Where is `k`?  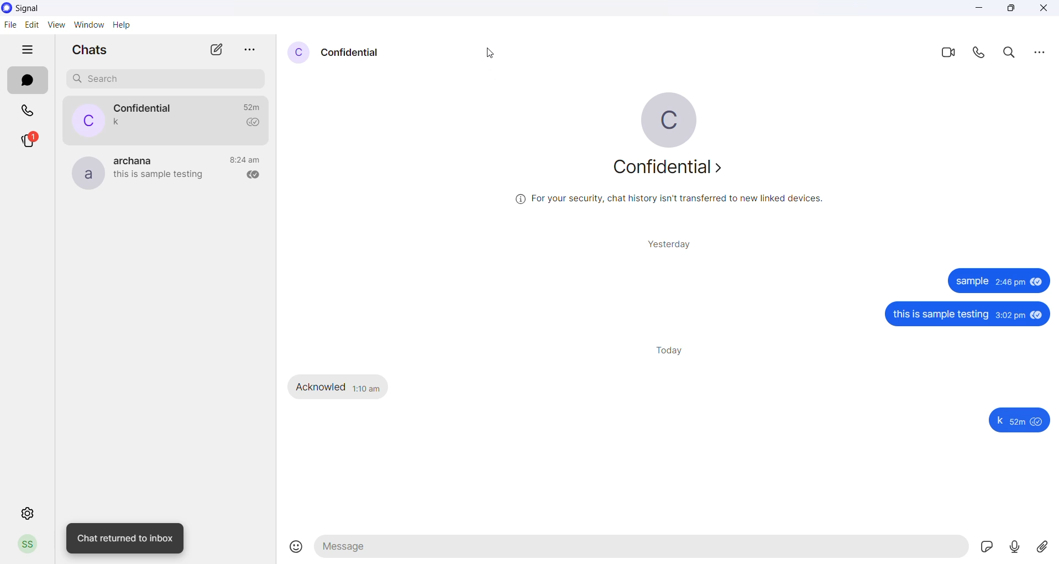 k is located at coordinates (1001, 422).